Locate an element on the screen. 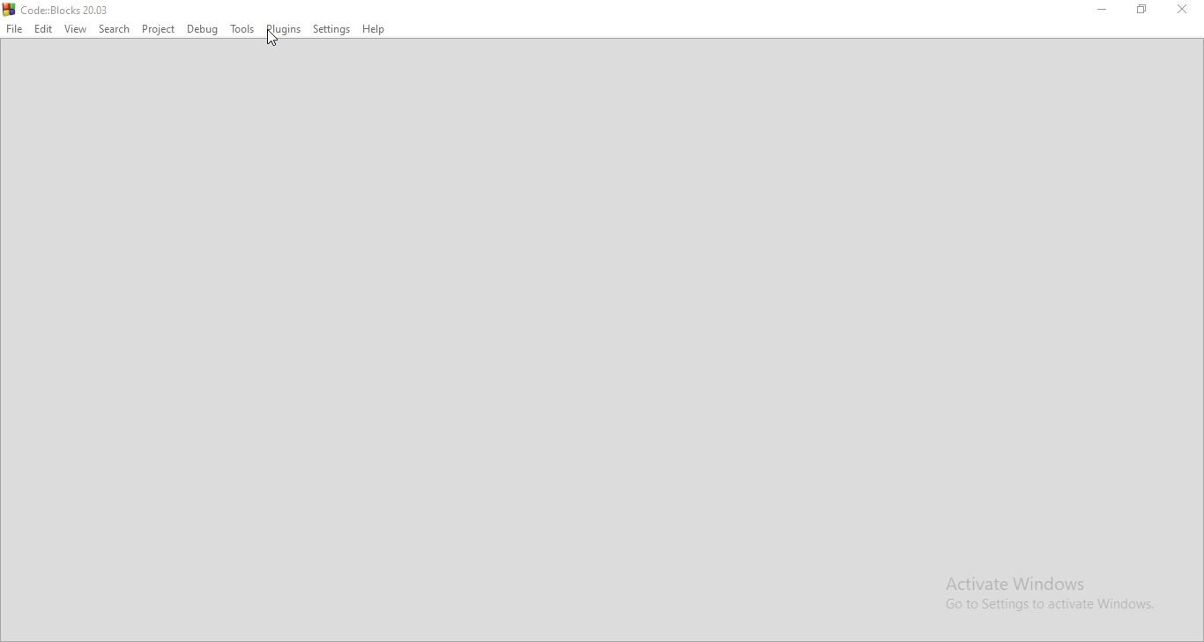 Image resolution: width=1204 pixels, height=642 pixels. Debug is located at coordinates (203, 30).